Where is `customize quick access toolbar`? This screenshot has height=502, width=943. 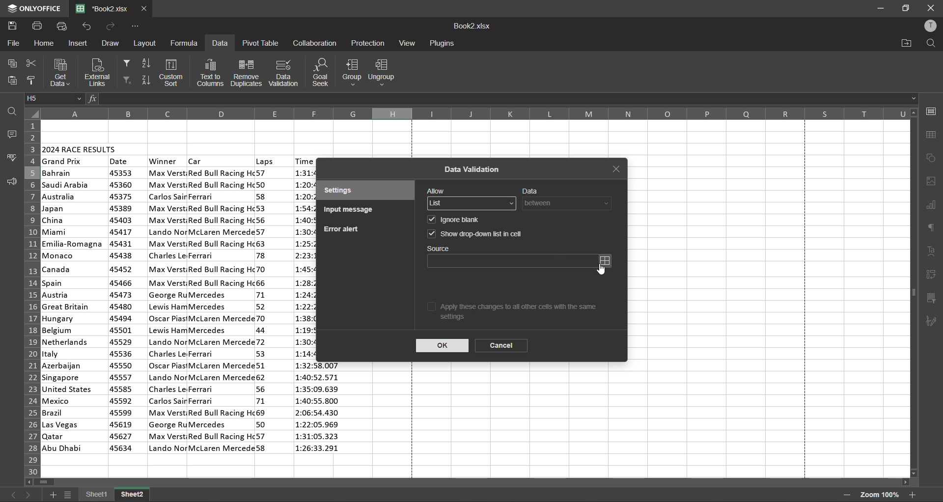 customize quick access toolbar is located at coordinates (134, 27).